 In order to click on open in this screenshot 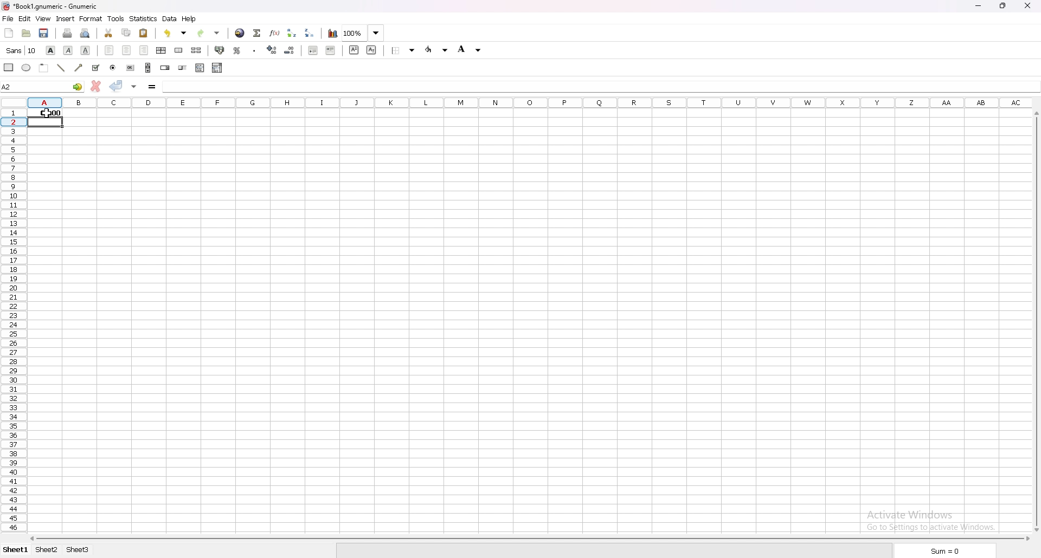, I will do `click(27, 33)`.